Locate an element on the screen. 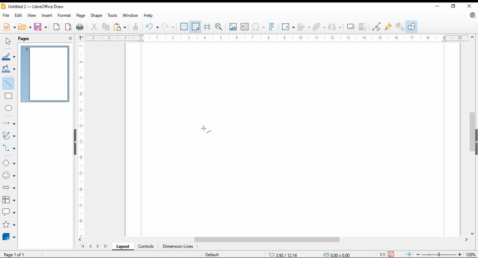 This screenshot has width=478, height=258. curves and polygons is located at coordinates (8, 136).